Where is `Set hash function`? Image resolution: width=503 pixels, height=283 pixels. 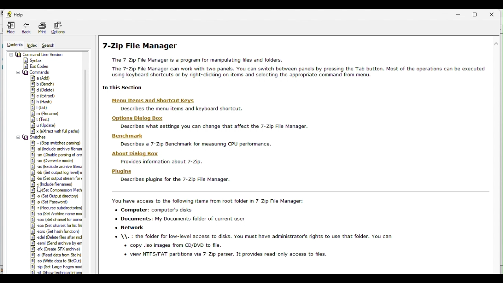 Set hash function is located at coordinates (56, 232).